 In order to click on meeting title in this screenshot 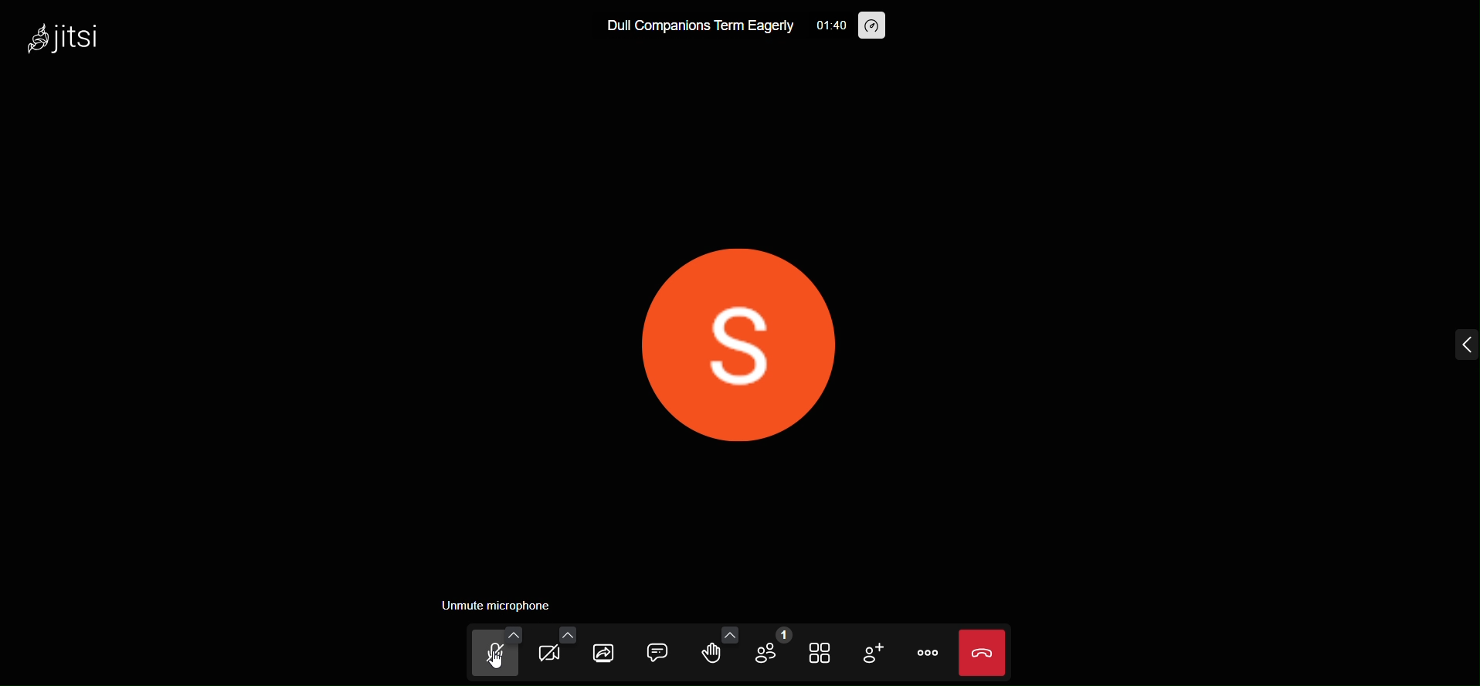, I will do `click(699, 29)`.